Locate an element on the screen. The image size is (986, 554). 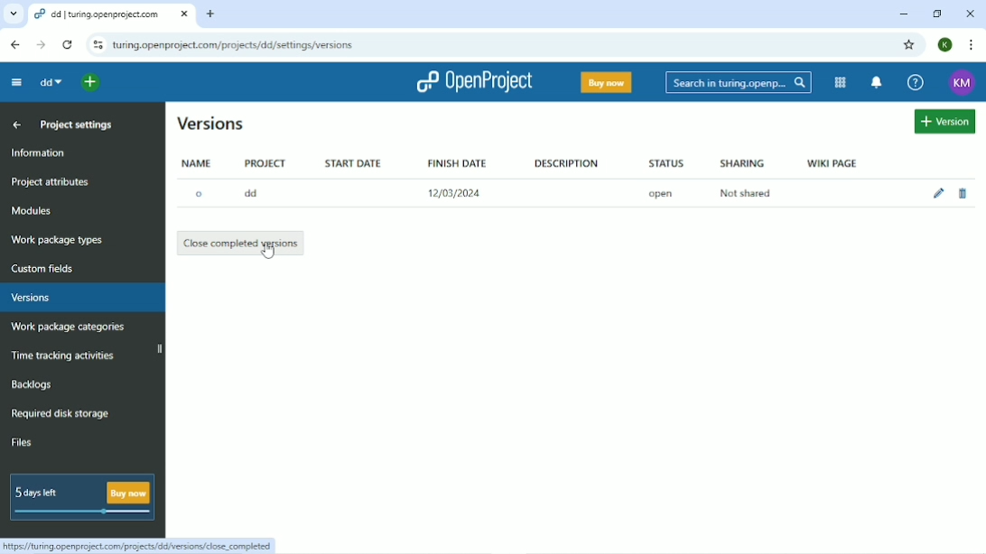
Sharing is located at coordinates (741, 163).